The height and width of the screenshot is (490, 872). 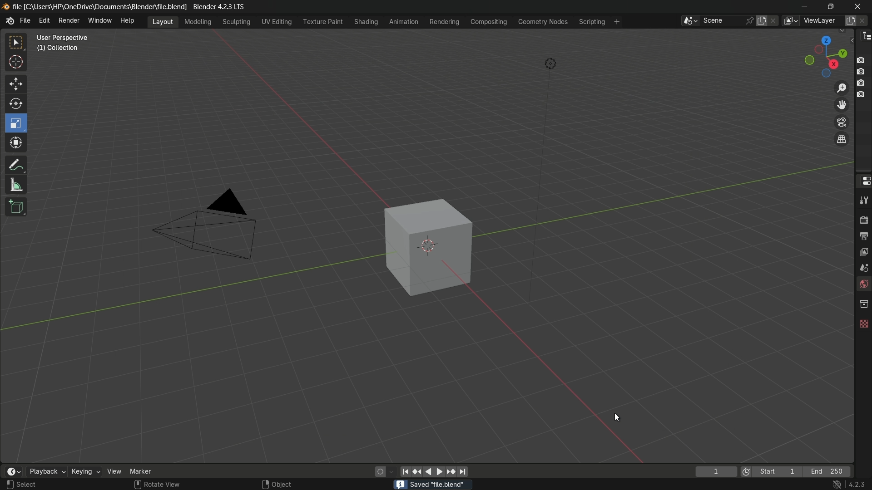 I want to click on render, so click(x=862, y=219).